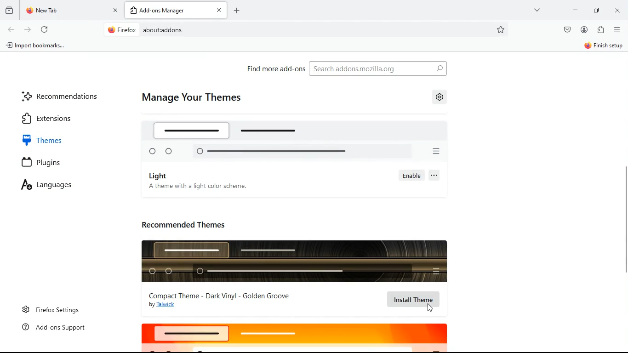 The height and width of the screenshot is (353, 628). What do you see at coordinates (197, 186) in the screenshot?
I see `A theme with a light color scheme` at bounding box center [197, 186].